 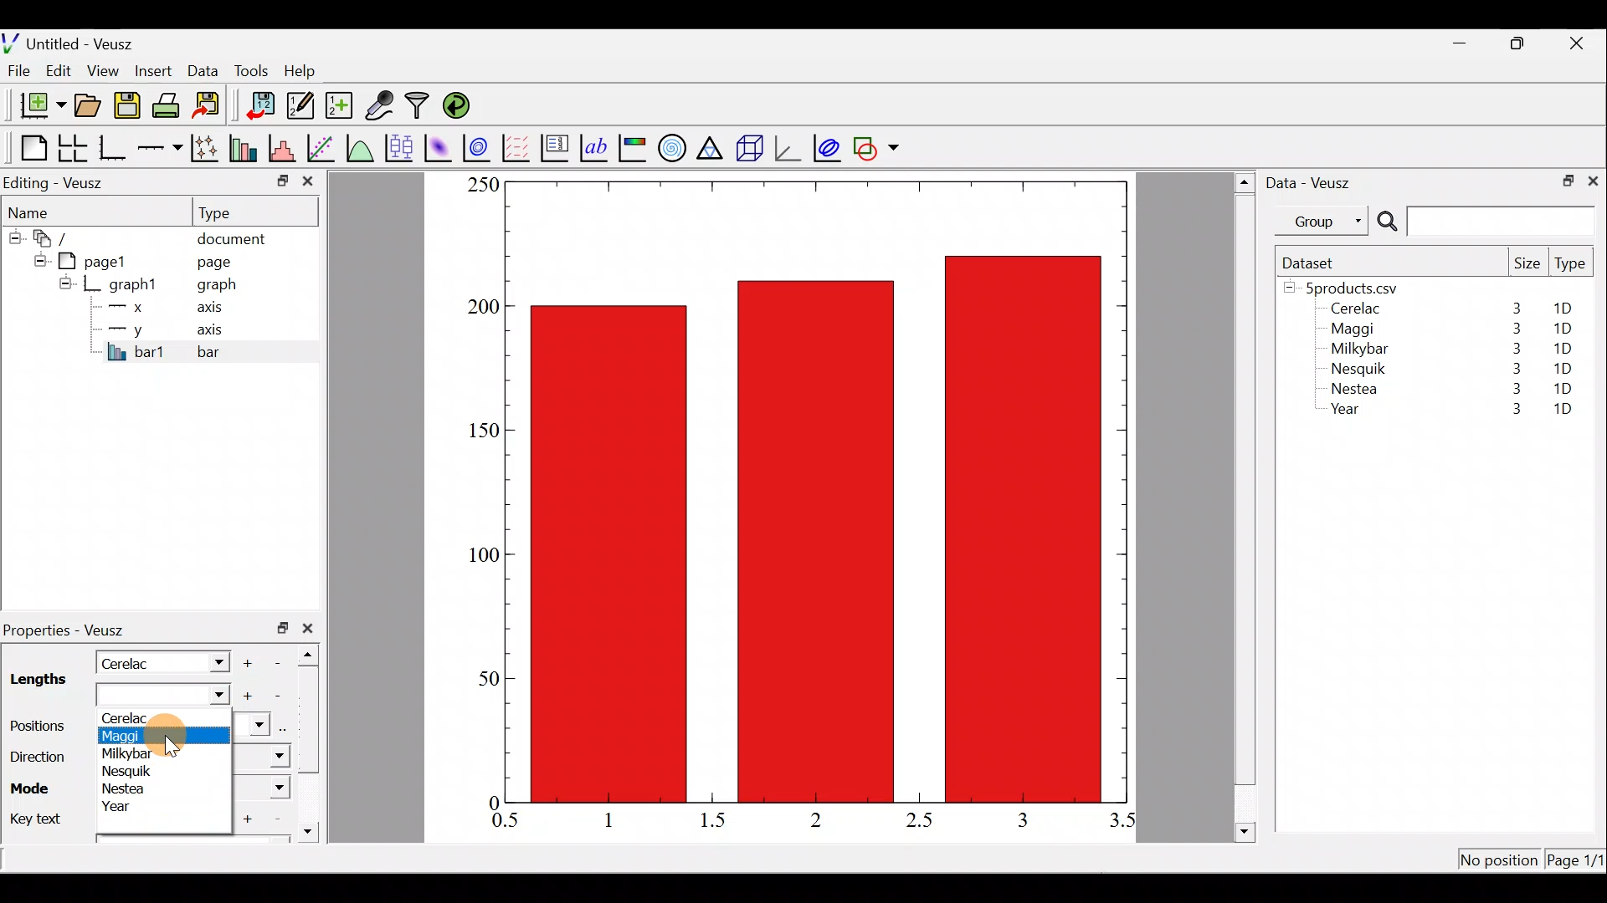 I want to click on x, so click(x=130, y=307).